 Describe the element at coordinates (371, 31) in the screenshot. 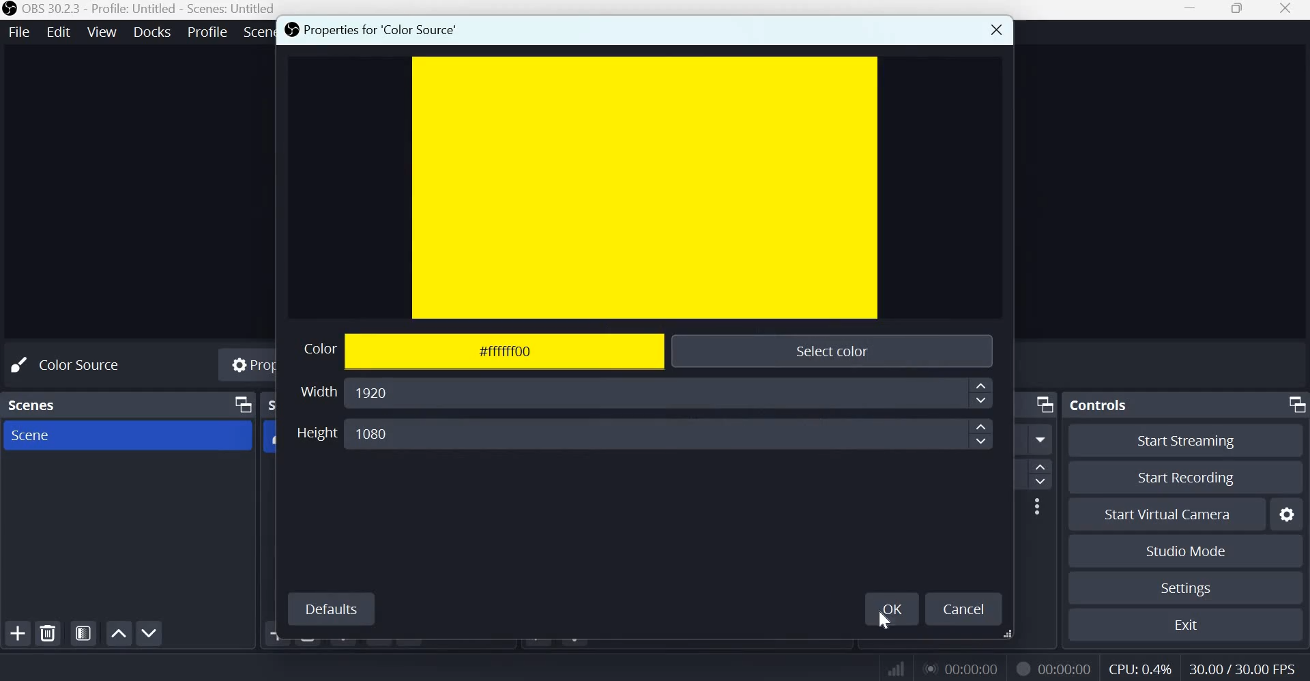

I see `Properties for 'Color source'` at that location.